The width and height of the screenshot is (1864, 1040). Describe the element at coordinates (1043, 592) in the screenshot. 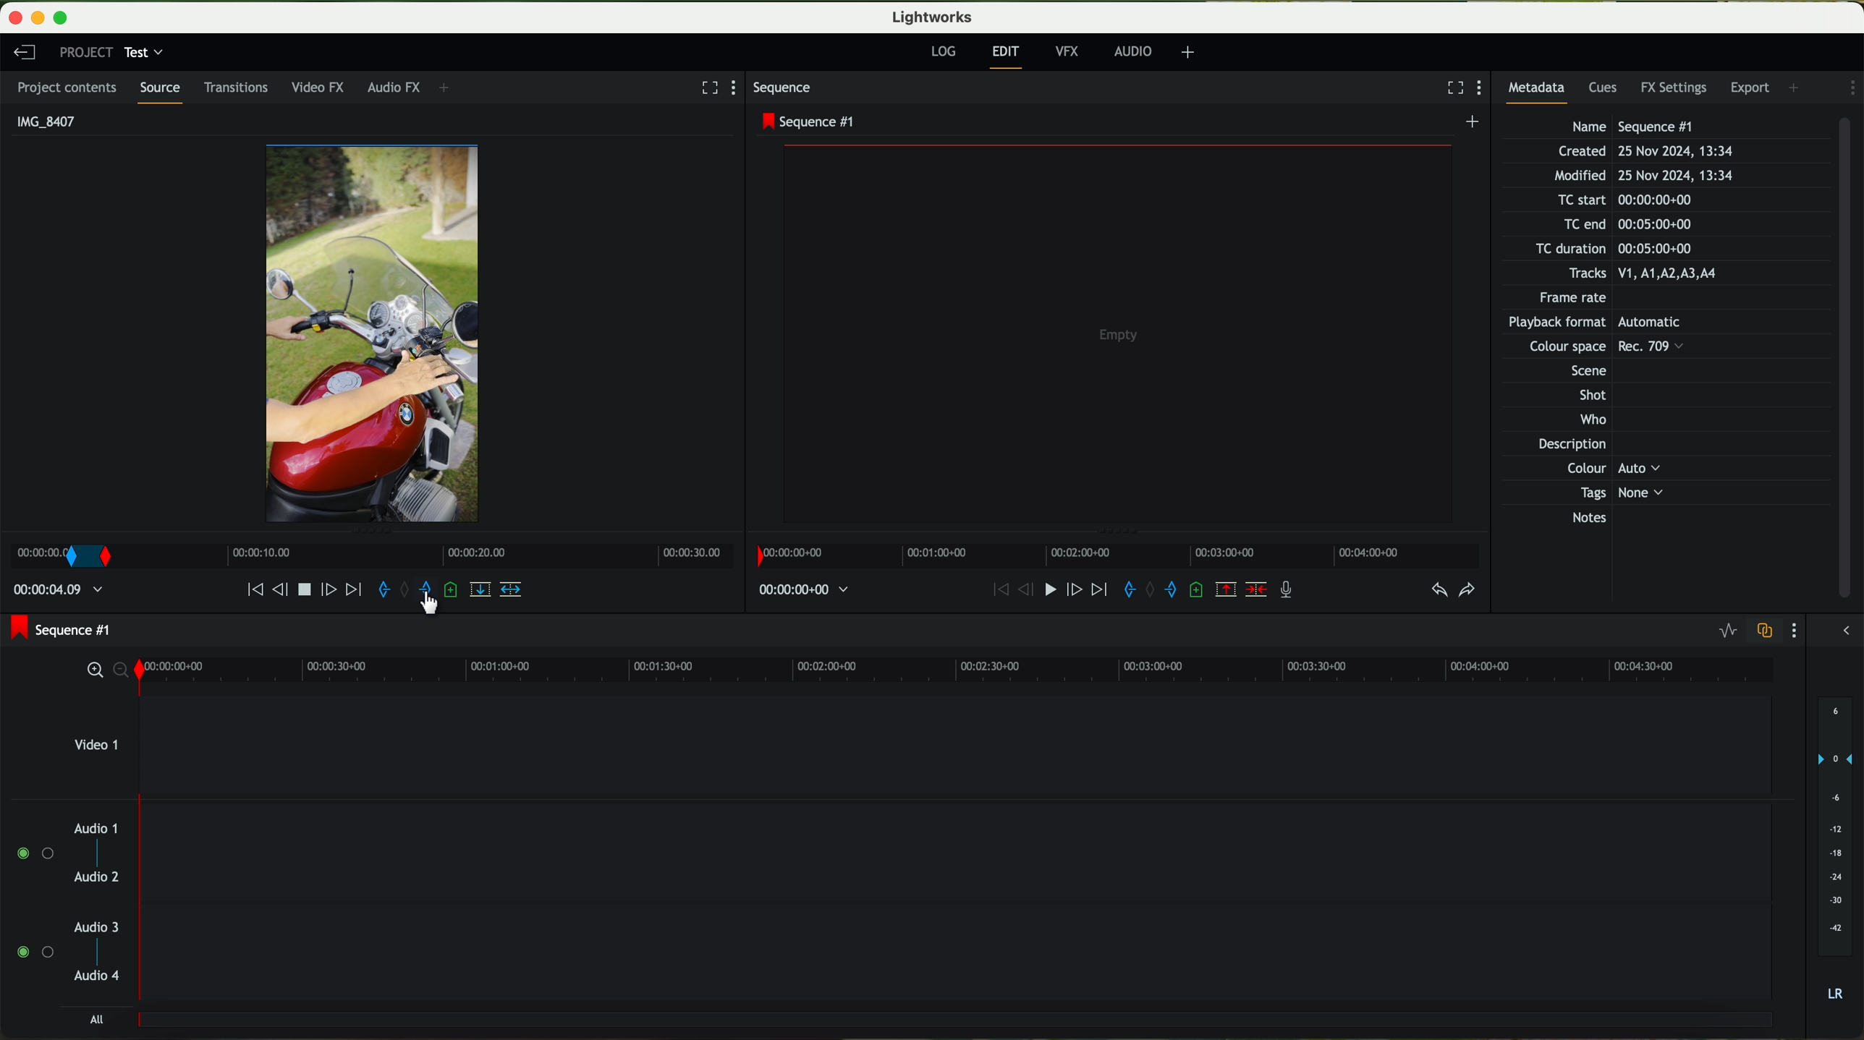

I see `play` at that location.